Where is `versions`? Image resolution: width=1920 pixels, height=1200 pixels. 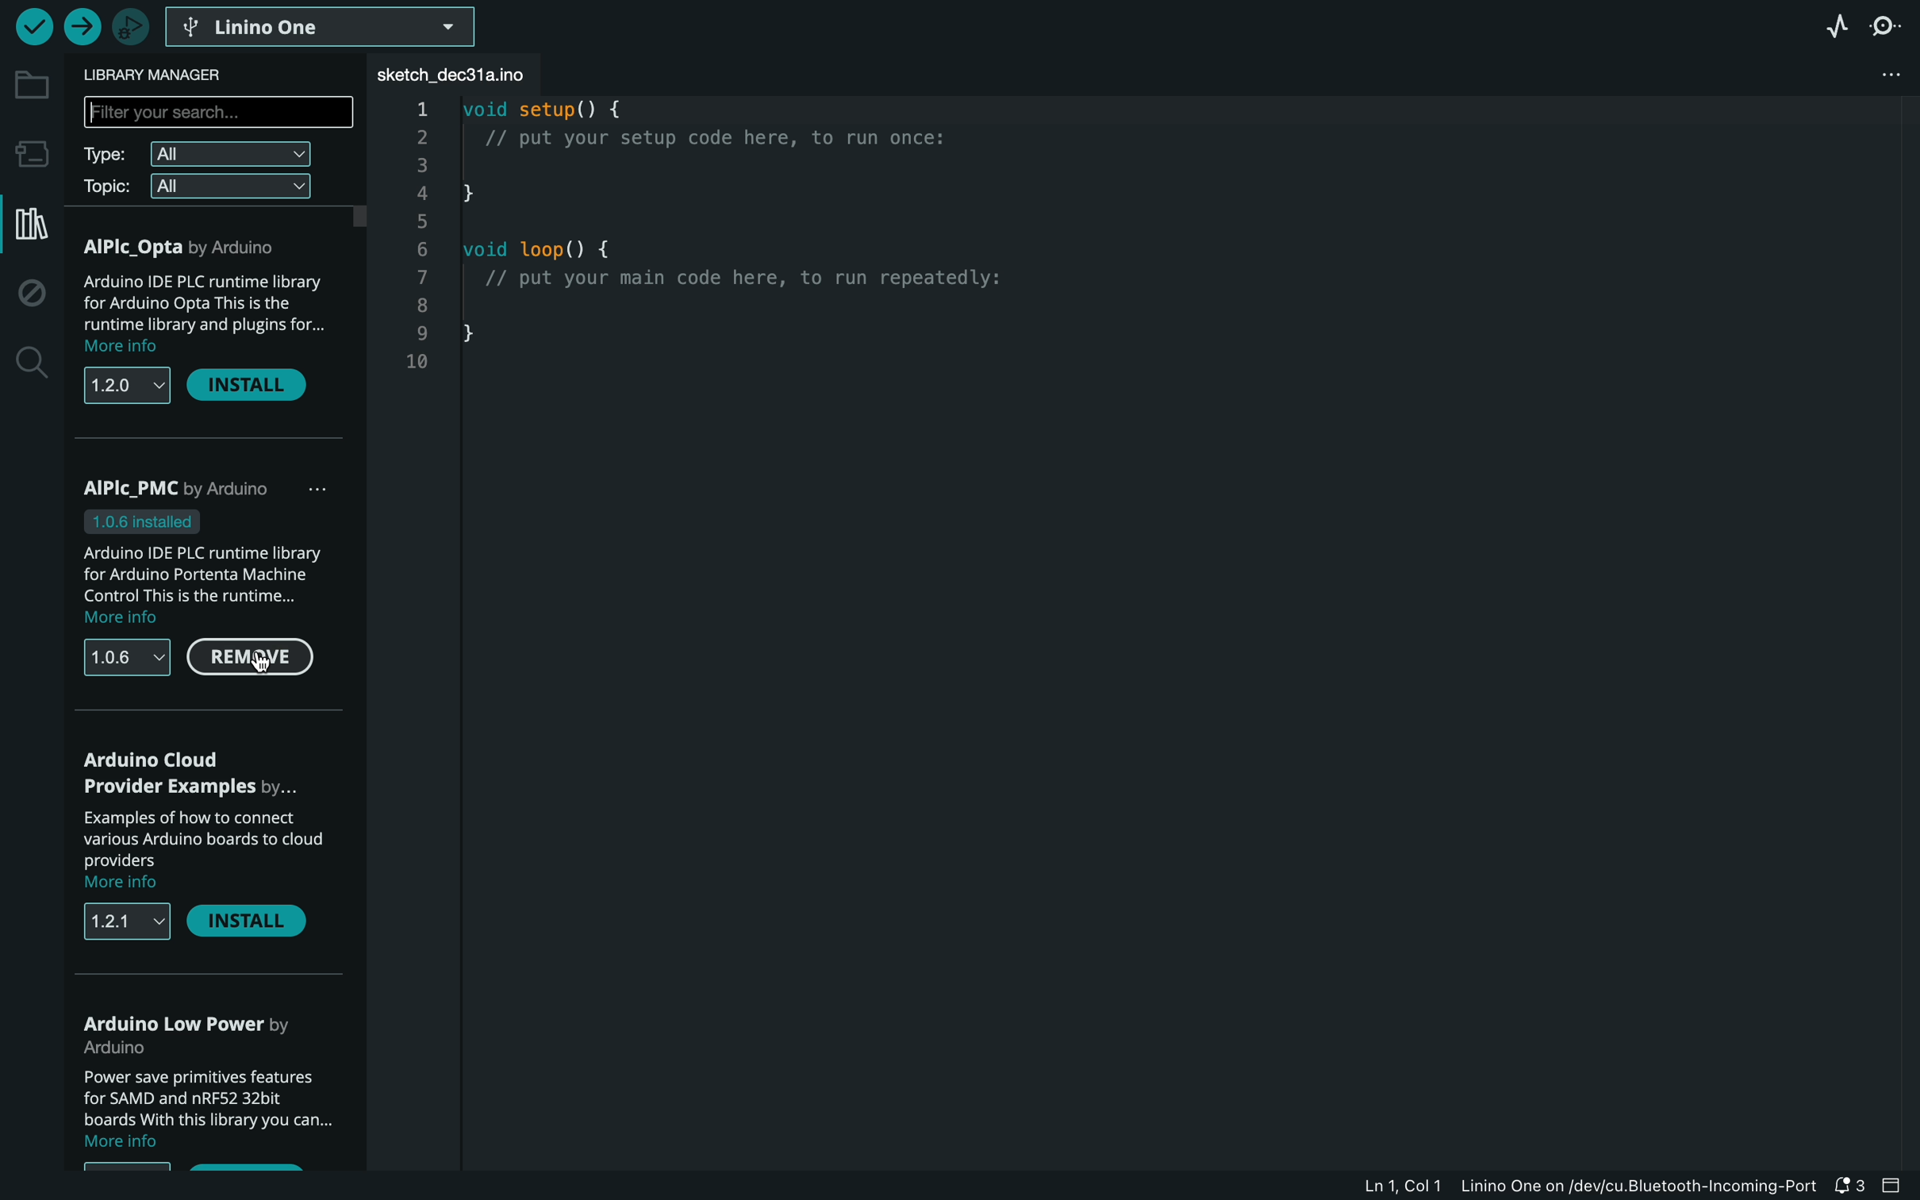 versions is located at coordinates (125, 385).